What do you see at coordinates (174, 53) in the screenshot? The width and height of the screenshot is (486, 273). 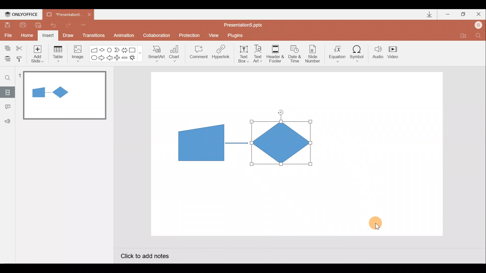 I see `Chart` at bounding box center [174, 53].